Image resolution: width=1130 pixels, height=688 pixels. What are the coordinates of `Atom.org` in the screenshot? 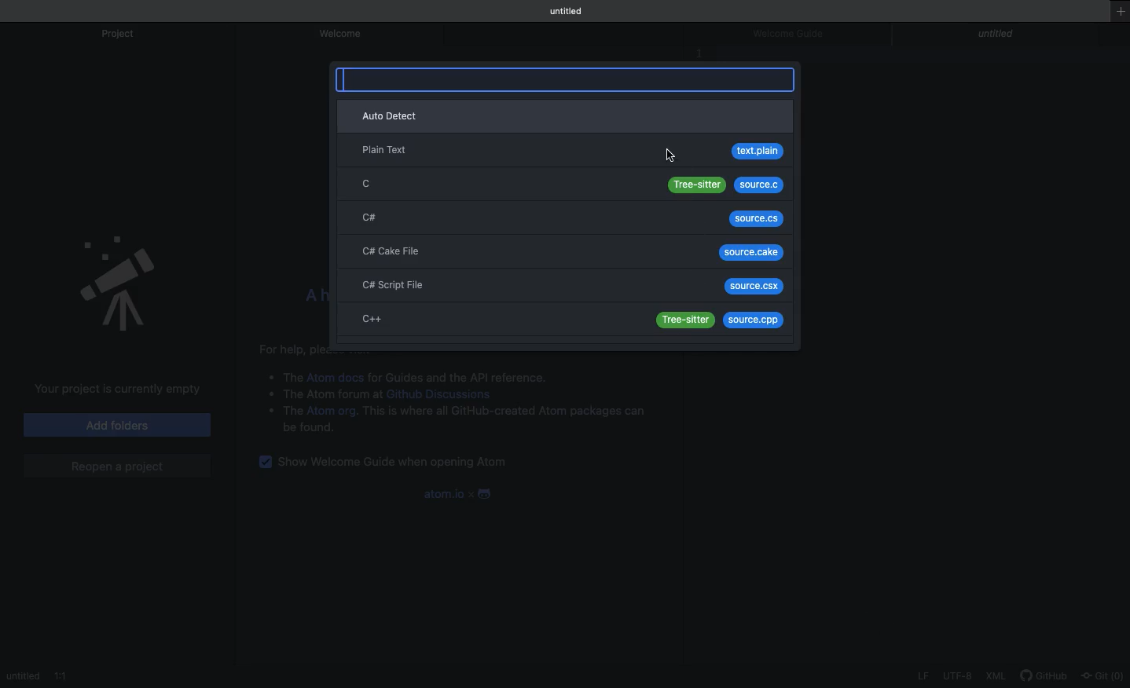 It's located at (334, 412).